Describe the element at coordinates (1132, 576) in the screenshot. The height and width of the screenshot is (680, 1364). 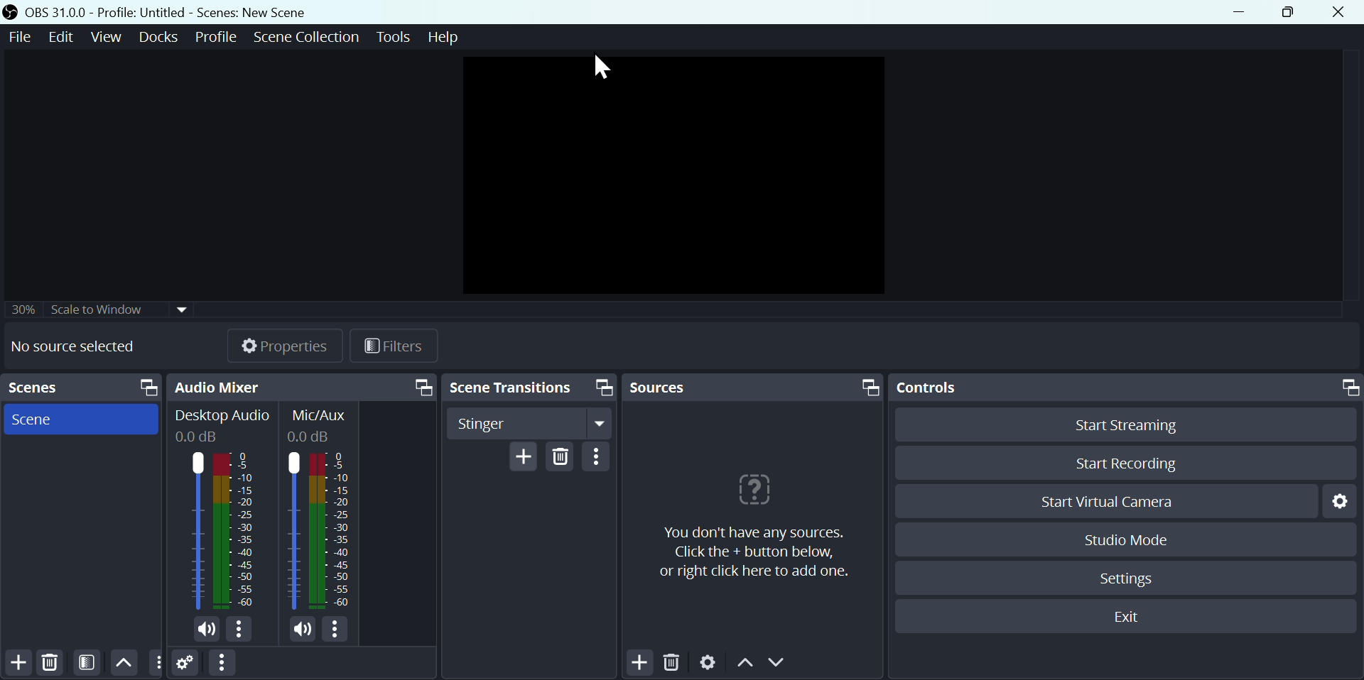
I see `Settings` at that location.